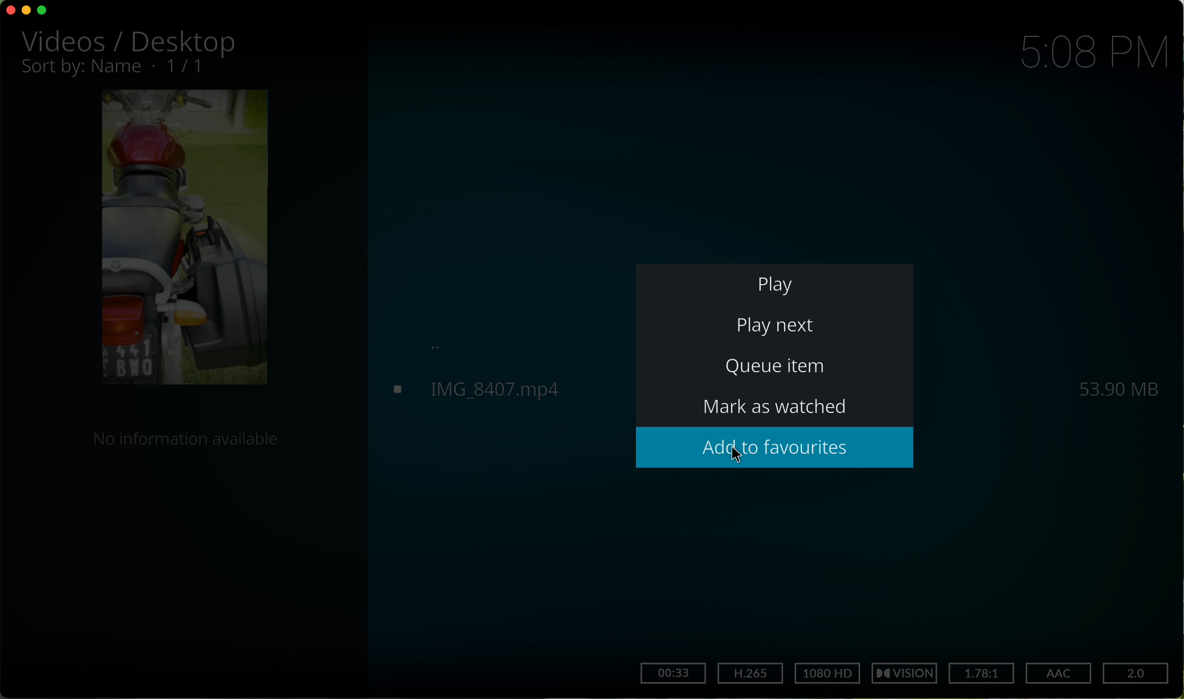 The image size is (1184, 699). Describe the element at coordinates (783, 409) in the screenshot. I see `mark as watched` at that location.